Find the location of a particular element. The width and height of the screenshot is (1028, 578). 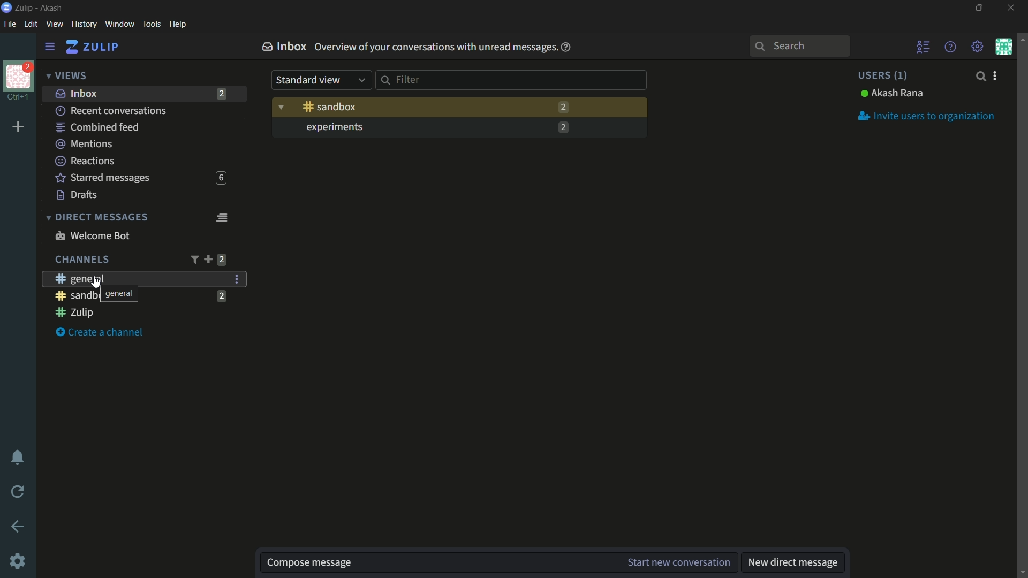

scroll down is located at coordinates (1022, 573).